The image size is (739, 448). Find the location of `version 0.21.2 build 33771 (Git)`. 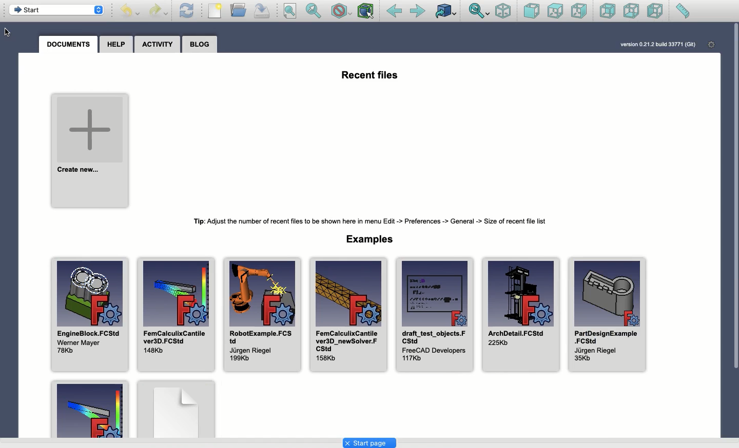

version 0.21.2 build 33771 (Git) is located at coordinates (658, 44).